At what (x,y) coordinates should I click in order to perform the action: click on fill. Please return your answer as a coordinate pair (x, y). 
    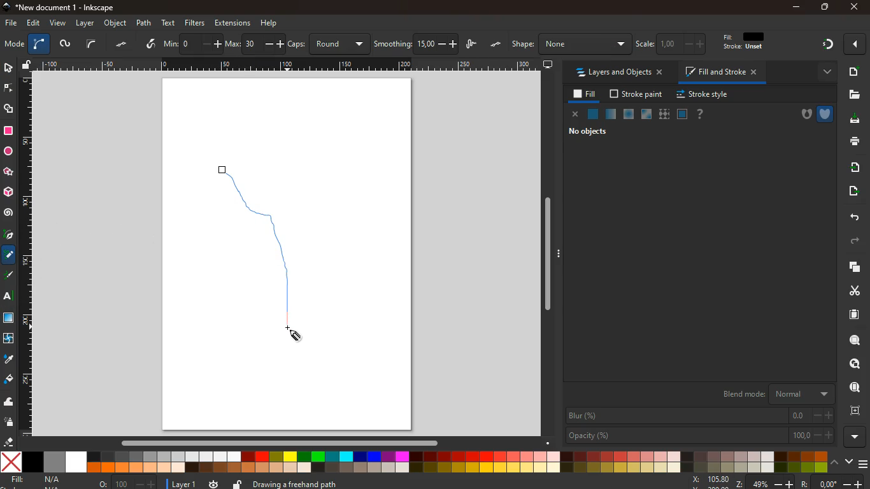
    Looking at the image, I should click on (40, 481).